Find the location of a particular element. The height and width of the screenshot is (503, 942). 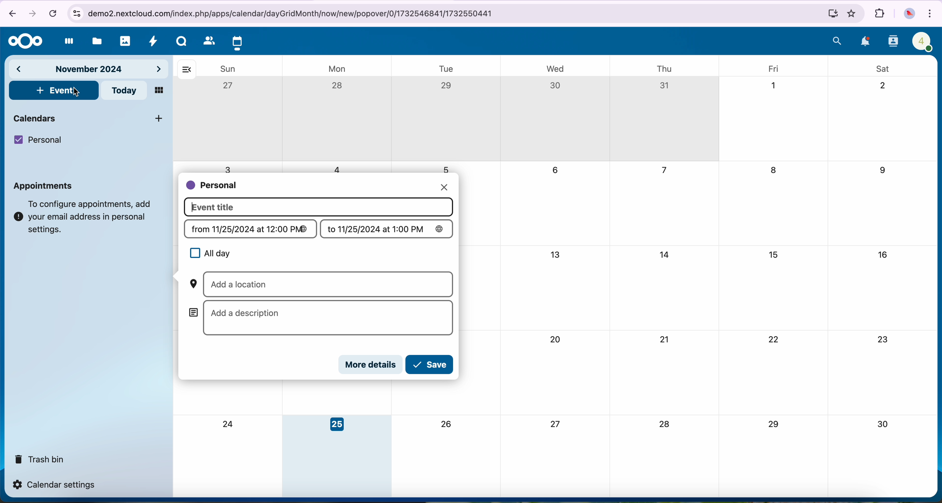

contacts is located at coordinates (892, 42).